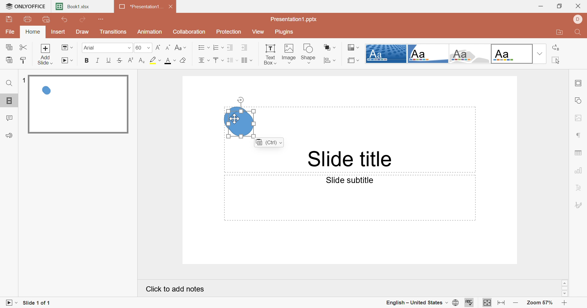 The width and height of the screenshot is (587, 308). Describe the element at coordinates (245, 48) in the screenshot. I see `Increase indent` at that location.